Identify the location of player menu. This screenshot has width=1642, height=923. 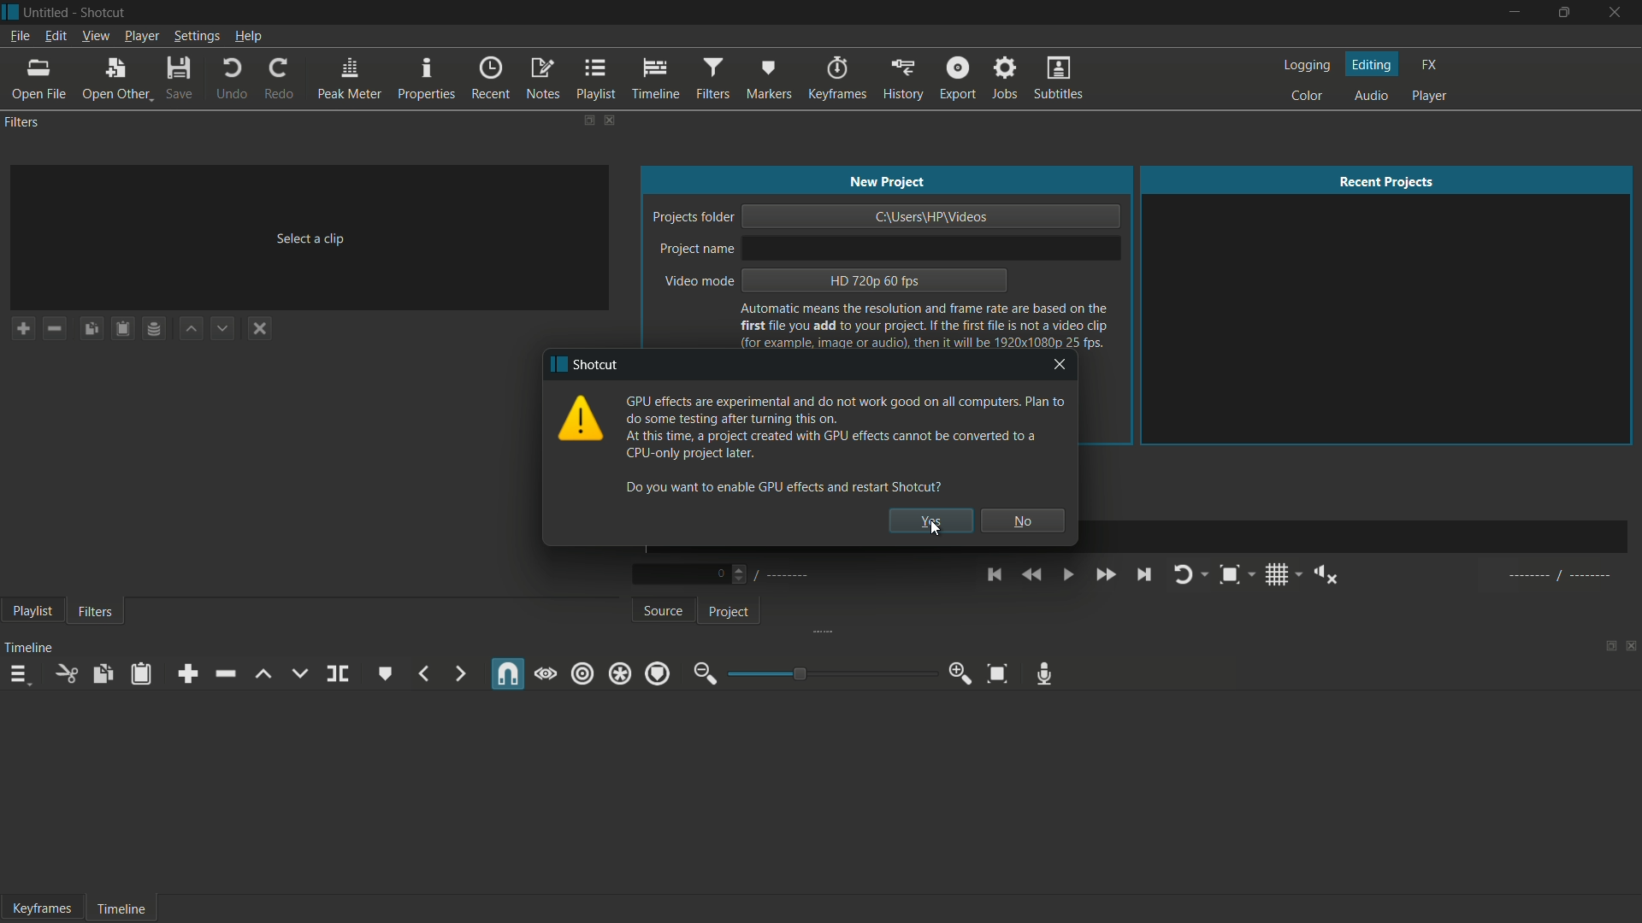
(139, 37).